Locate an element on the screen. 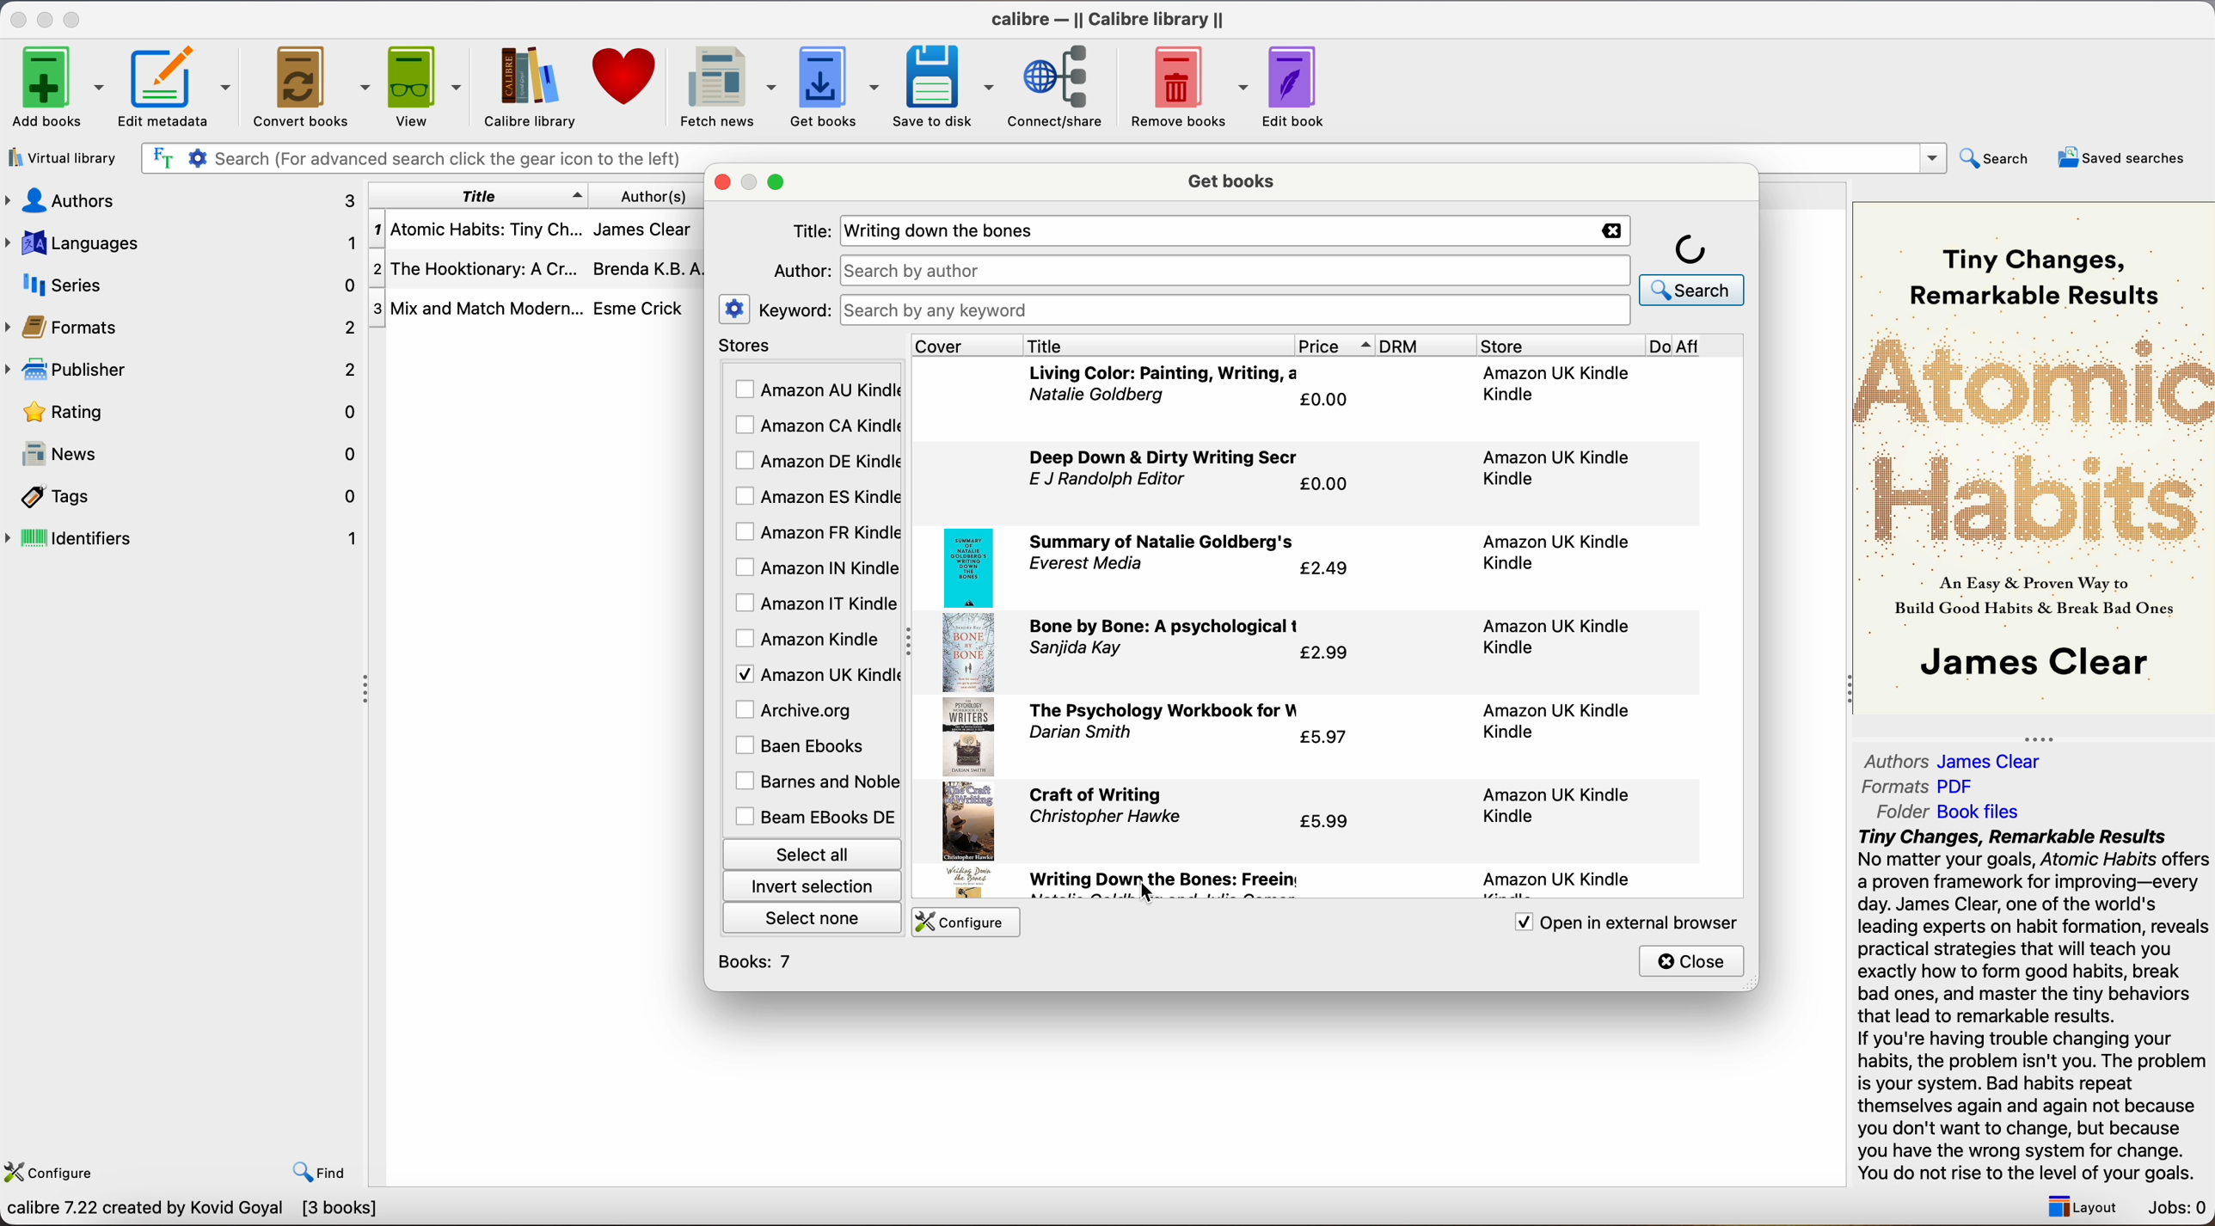 Image resolution: width=2215 pixels, height=1226 pixels. author is located at coordinates (799, 270).